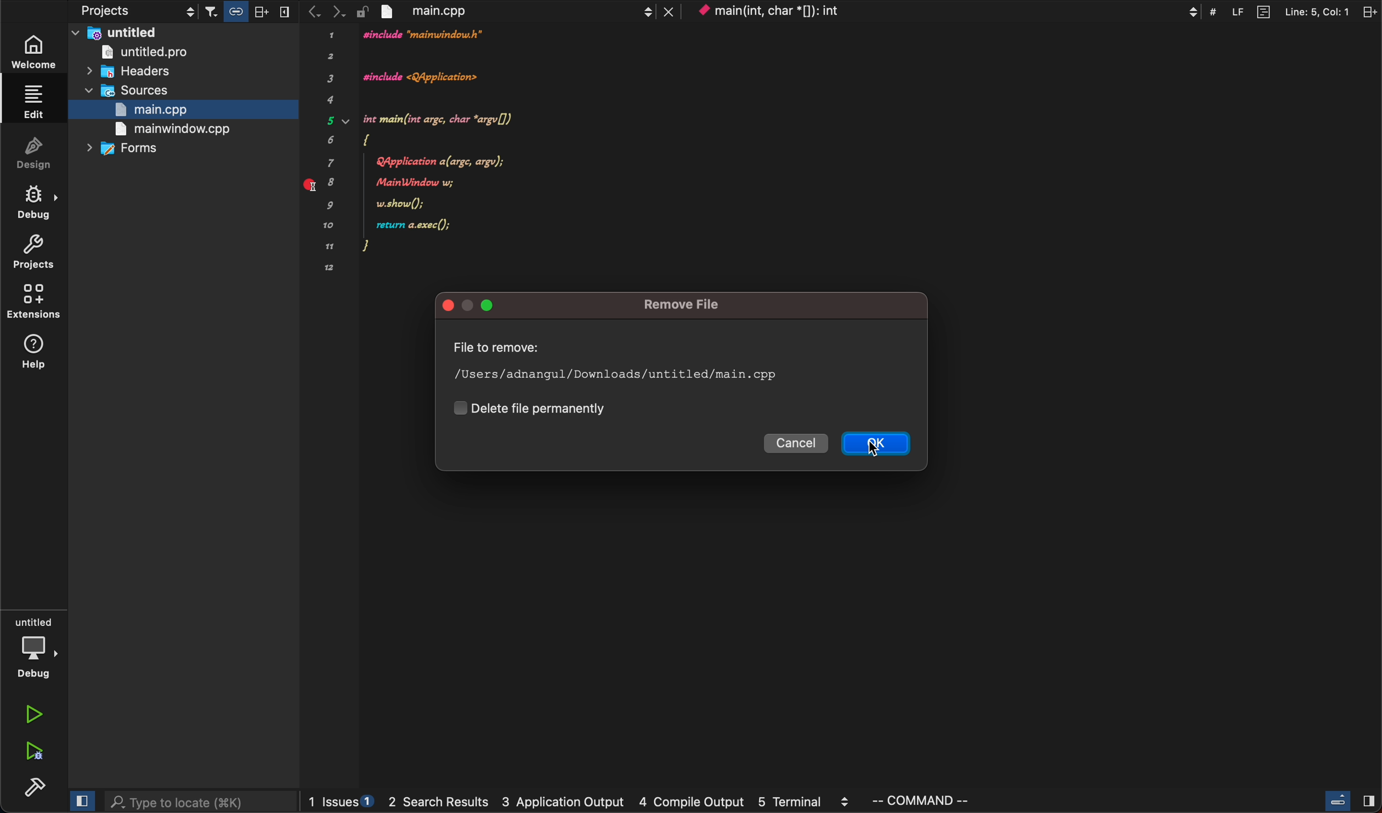 This screenshot has height=813, width=1382. I want to click on Curser, so click(884, 449).